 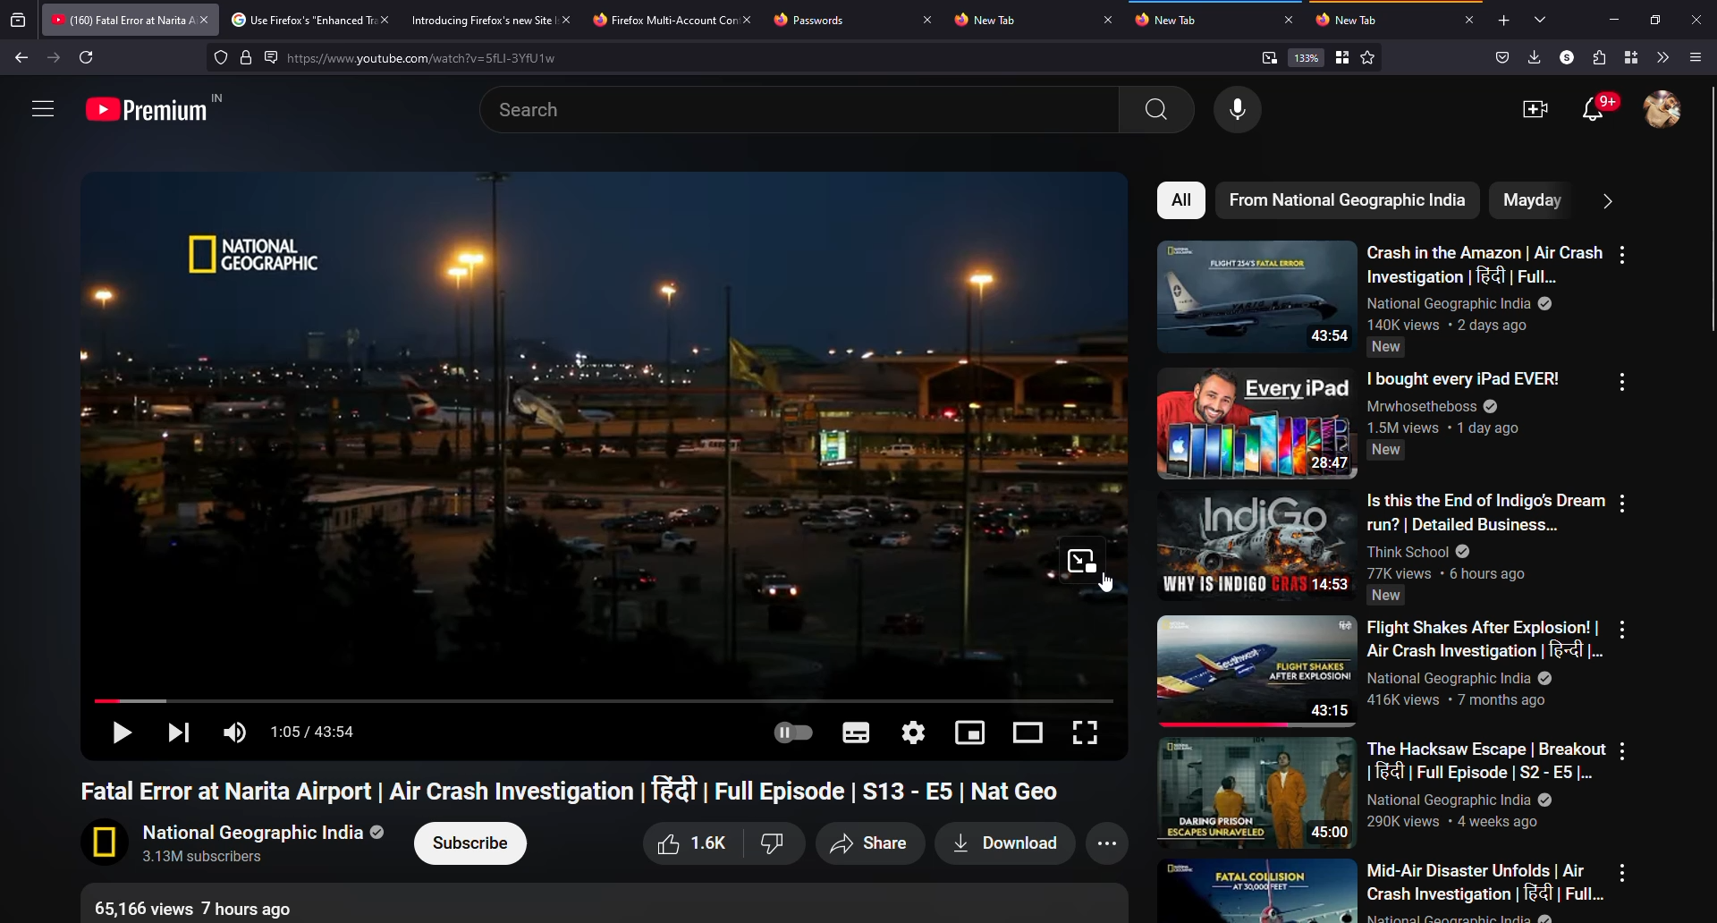 What do you see at coordinates (867, 844) in the screenshot?
I see `share` at bounding box center [867, 844].